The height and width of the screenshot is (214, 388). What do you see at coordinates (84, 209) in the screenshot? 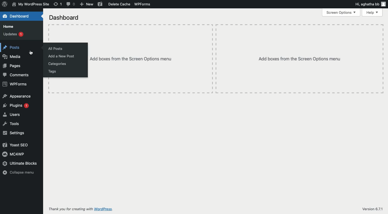
I see `Thank you for creating with WordPress` at bounding box center [84, 209].